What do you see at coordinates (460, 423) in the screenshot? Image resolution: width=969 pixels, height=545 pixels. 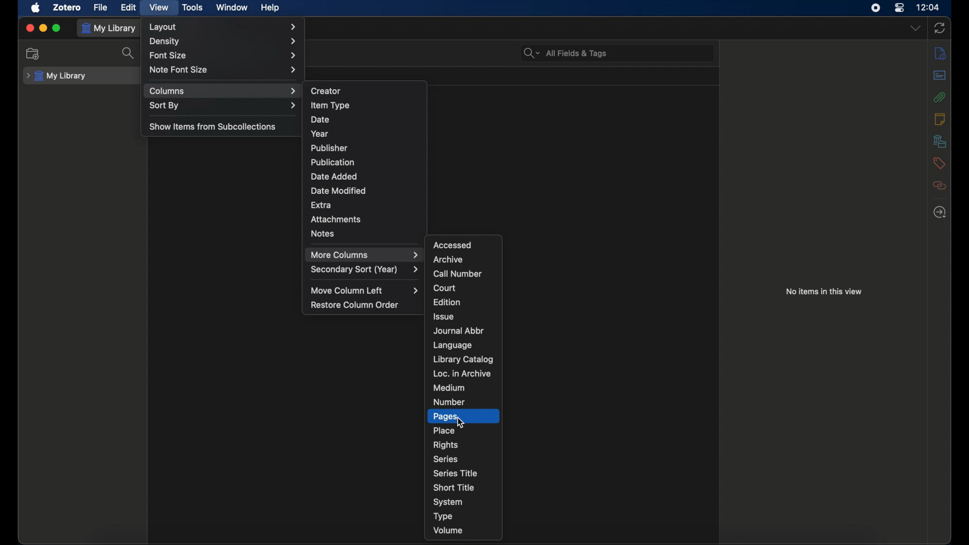 I see `cursor` at bounding box center [460, 423].